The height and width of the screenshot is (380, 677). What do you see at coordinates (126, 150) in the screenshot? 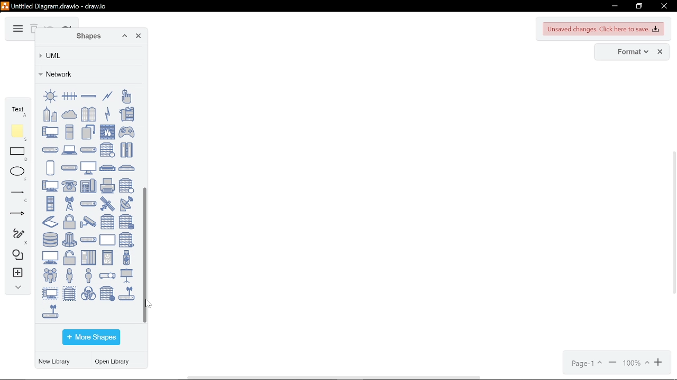
I see `mainframe` at bounding box center [126, 150].